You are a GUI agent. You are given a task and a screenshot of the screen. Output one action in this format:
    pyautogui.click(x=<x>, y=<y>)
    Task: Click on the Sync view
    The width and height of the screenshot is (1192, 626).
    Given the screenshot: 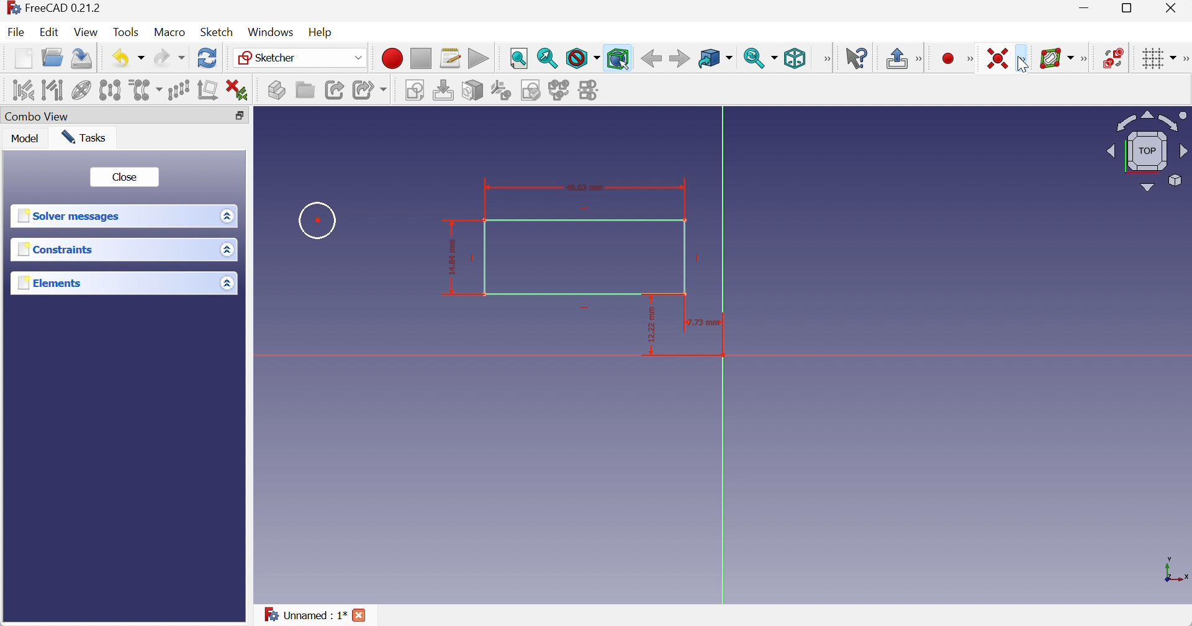 What is the action you would take?
    pyautogui.click(x=761, y=58)
    